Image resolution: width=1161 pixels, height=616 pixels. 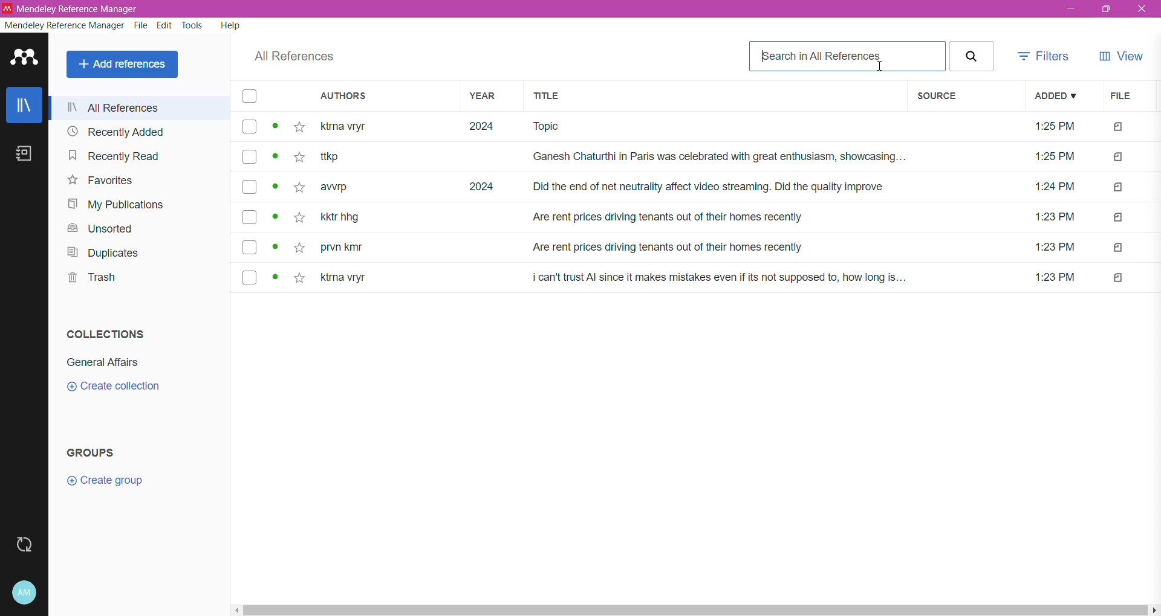 What do you see at coordinates (247, 246) in the screenshot?
I see `select file` at bounding box center [247, 246].